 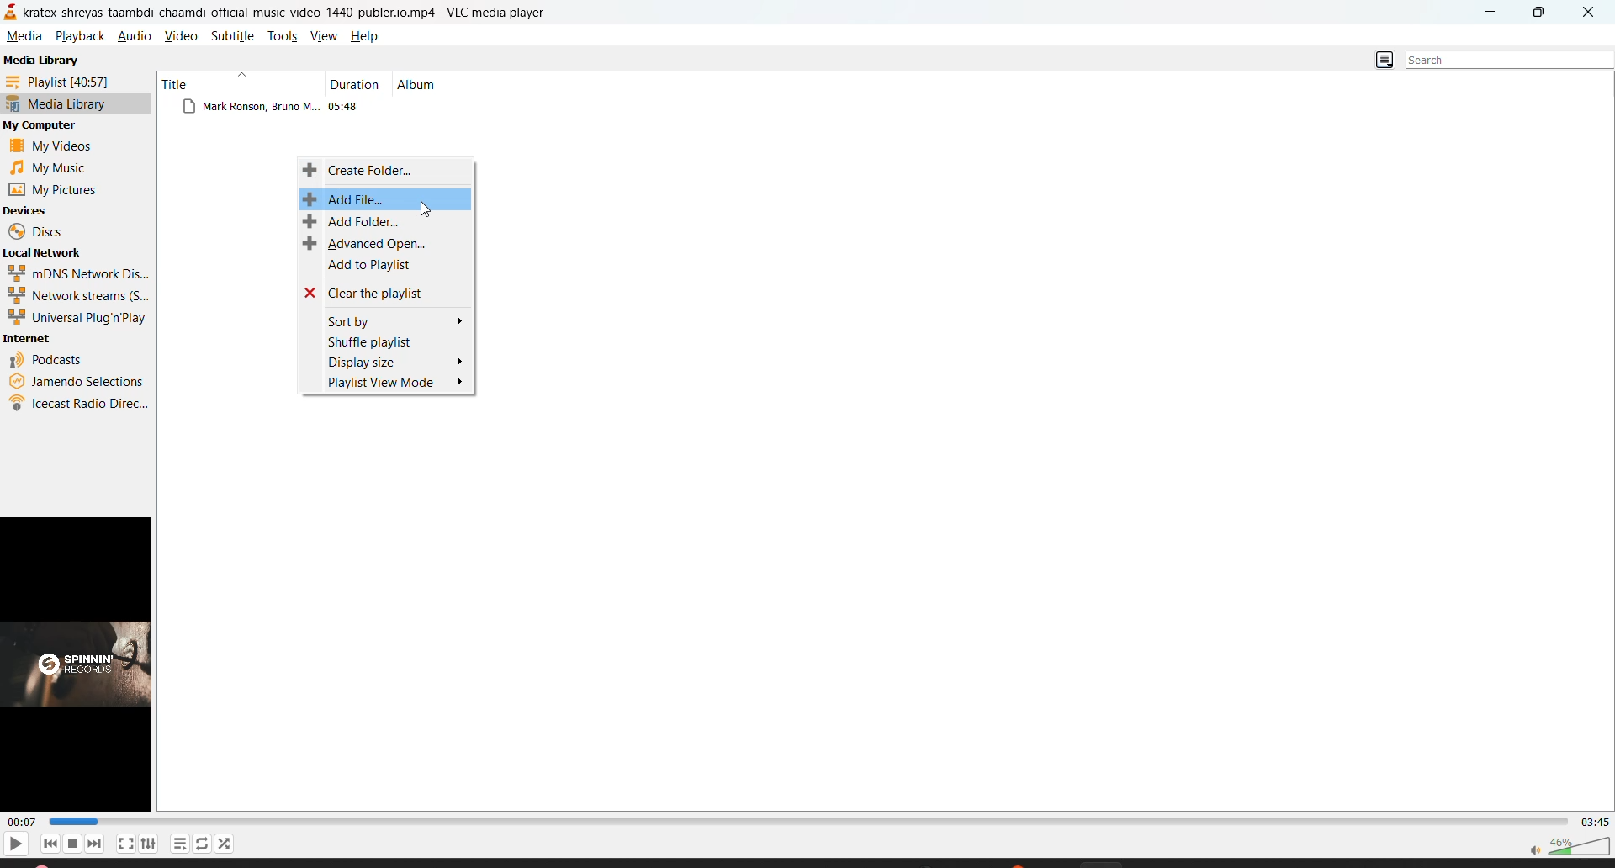 I want to click on create folder, so click(x=361, y=172).